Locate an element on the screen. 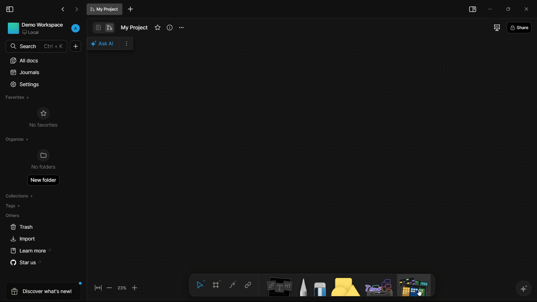  no favorites is located at coordinates (43, 117).